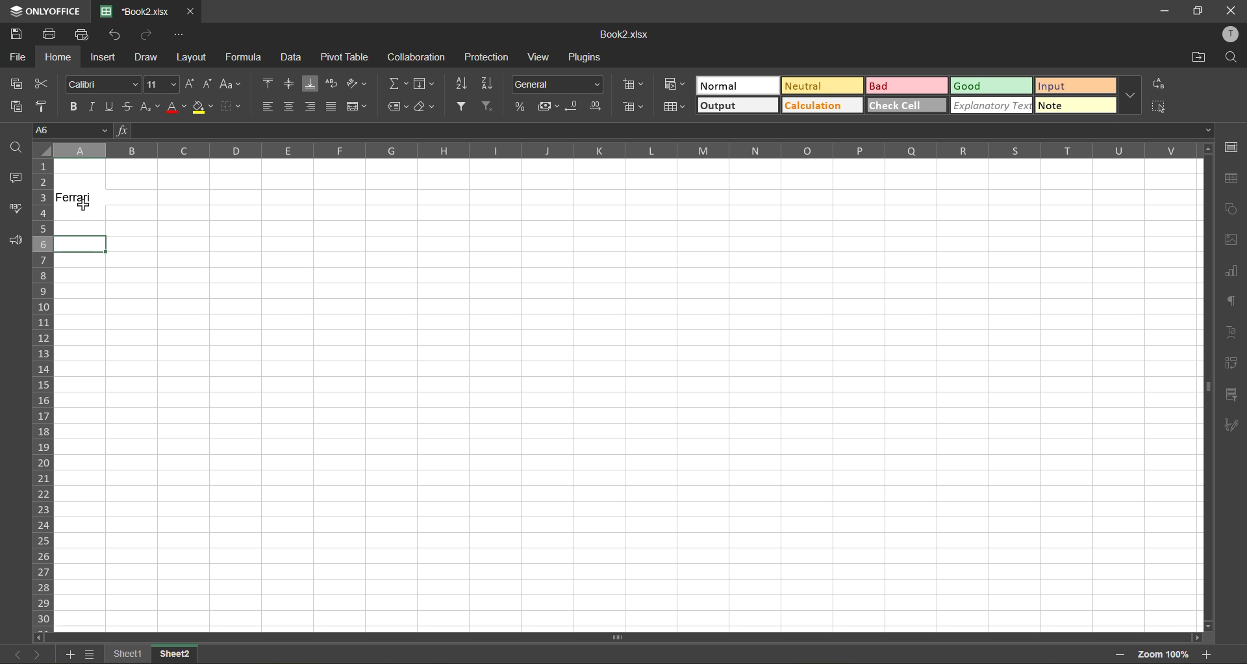  I want to click on pivot table, so click(1232, 363).